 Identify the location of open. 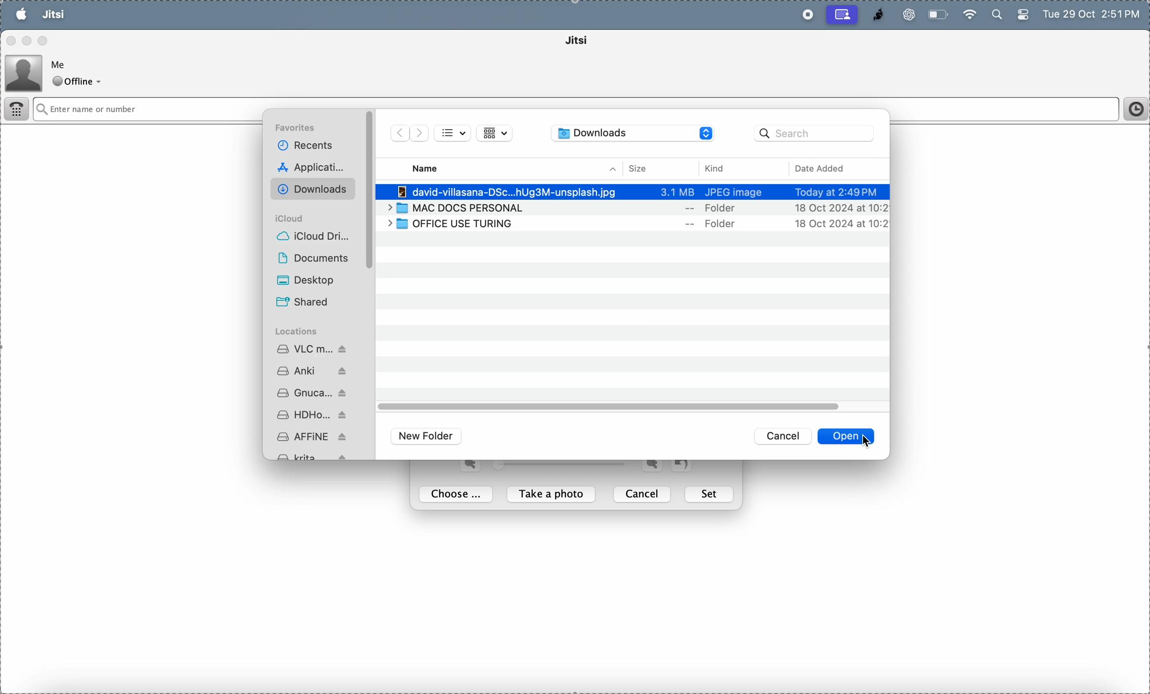
(848, 436).